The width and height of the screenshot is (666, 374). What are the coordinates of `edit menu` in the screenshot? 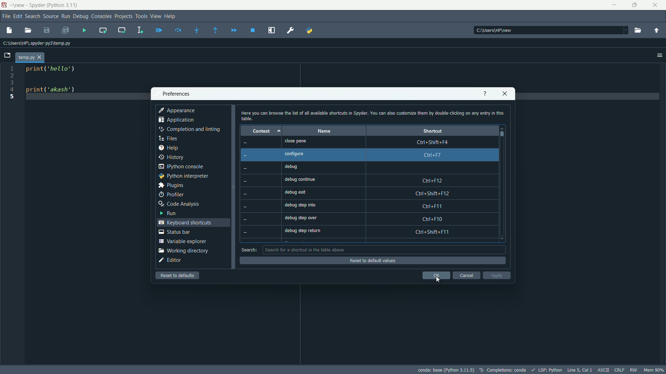 It's located at (17, 17).